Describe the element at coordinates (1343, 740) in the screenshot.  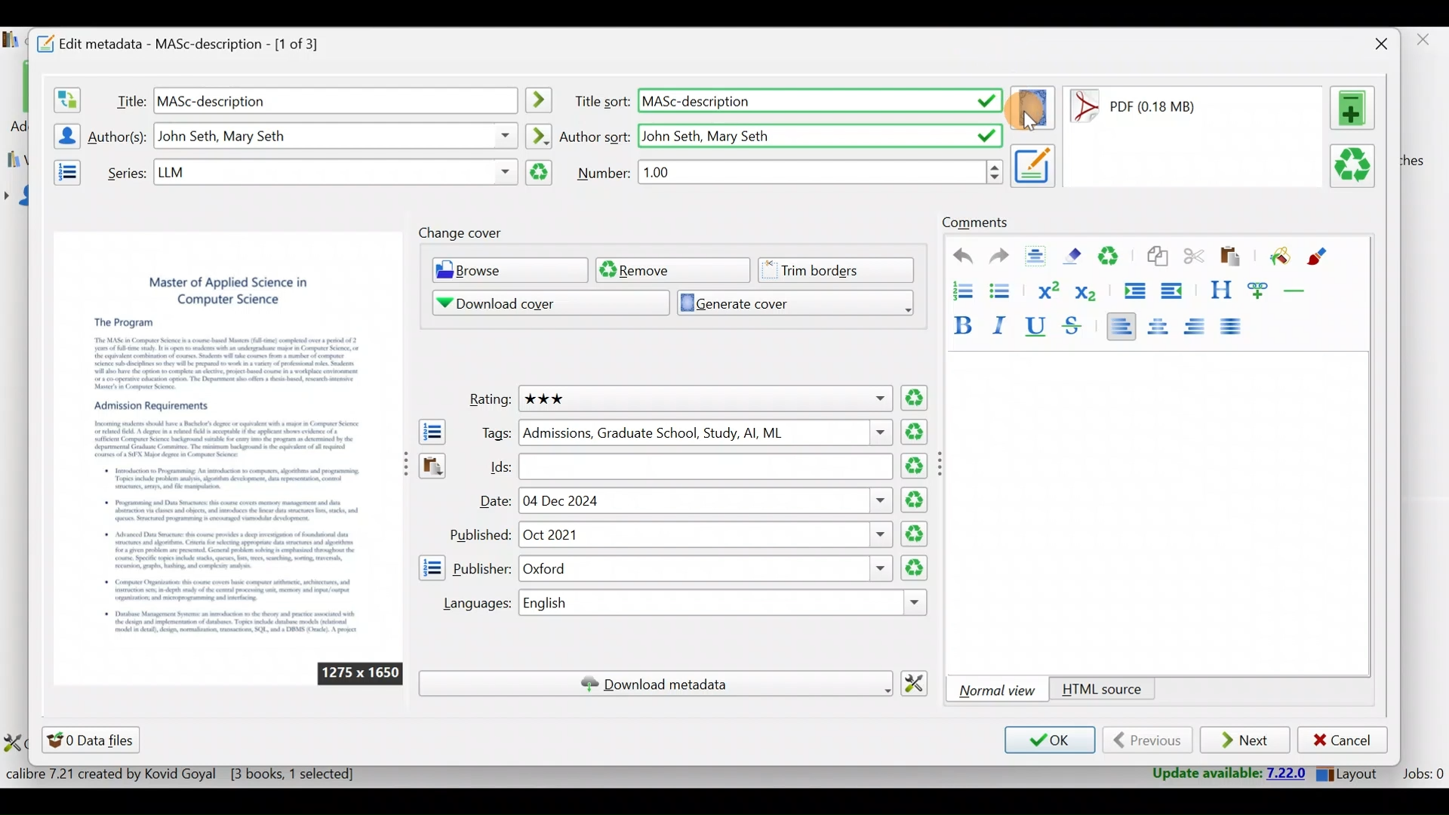
I see `Cancel` at that location.